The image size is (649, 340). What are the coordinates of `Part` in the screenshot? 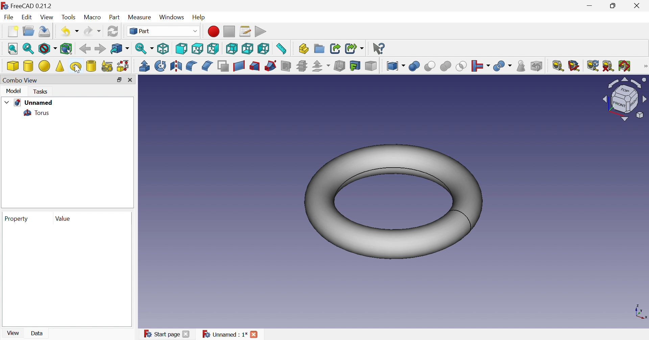 It's located at (114, 18).